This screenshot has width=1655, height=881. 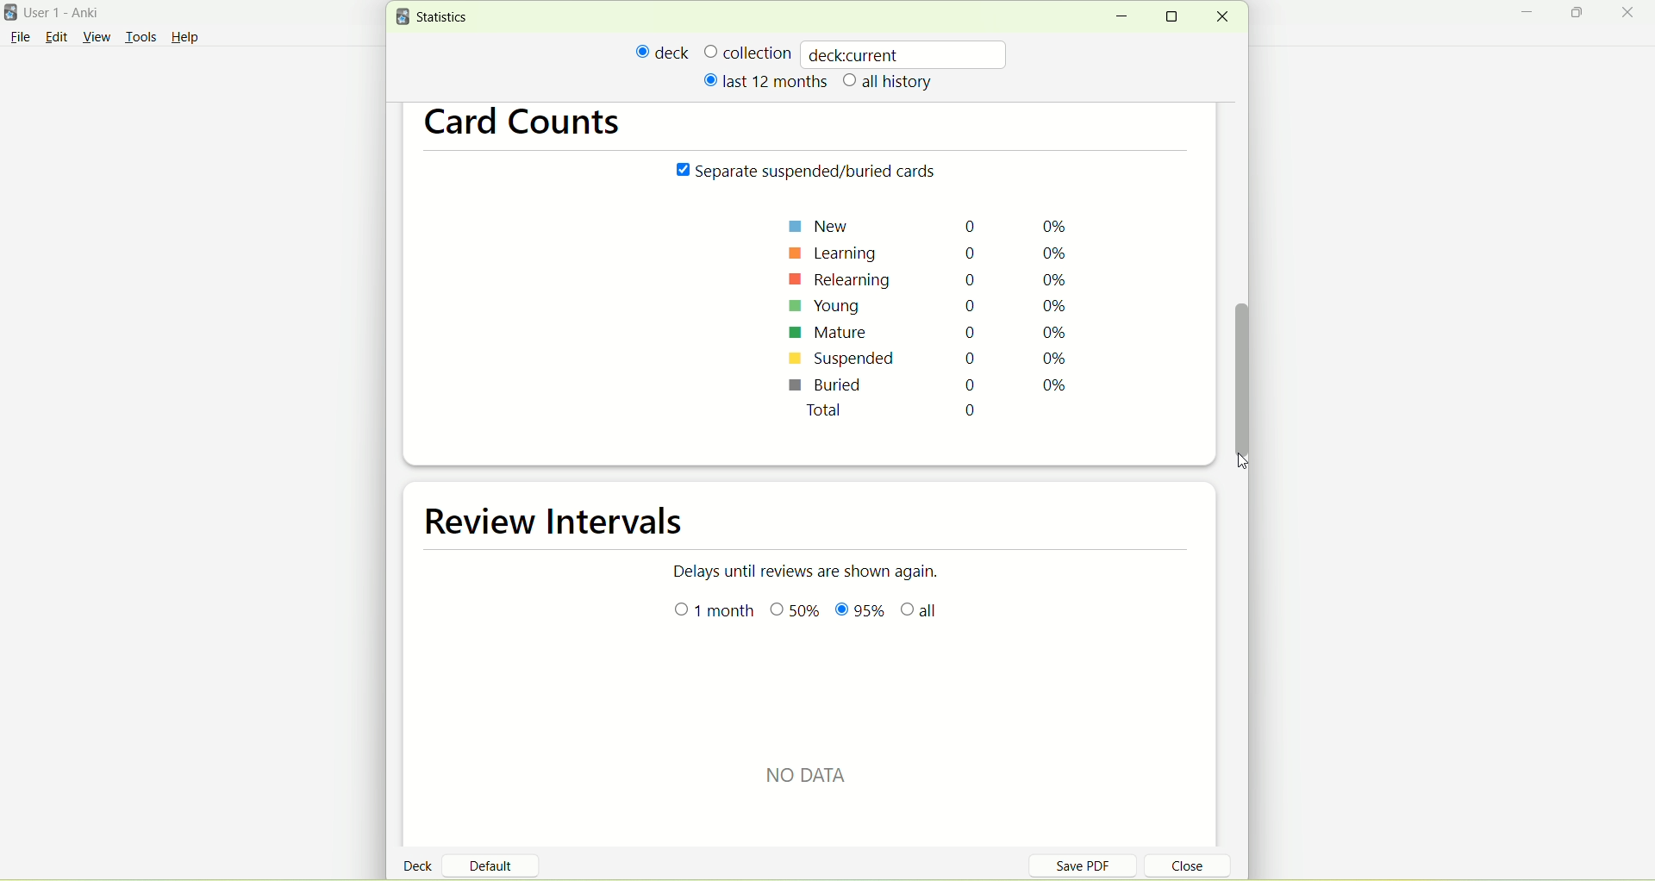 What do you see at coordinates (567, 523) in the screenshot?
I see `review intervals` at bounding box center [567, 523].